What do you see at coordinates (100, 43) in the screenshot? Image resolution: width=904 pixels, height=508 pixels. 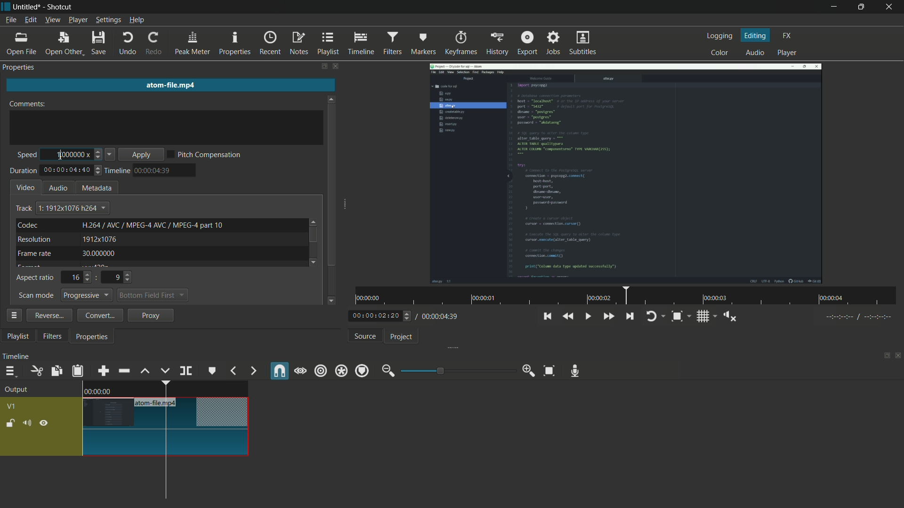 I see `save` at bounding box center [100, 43].